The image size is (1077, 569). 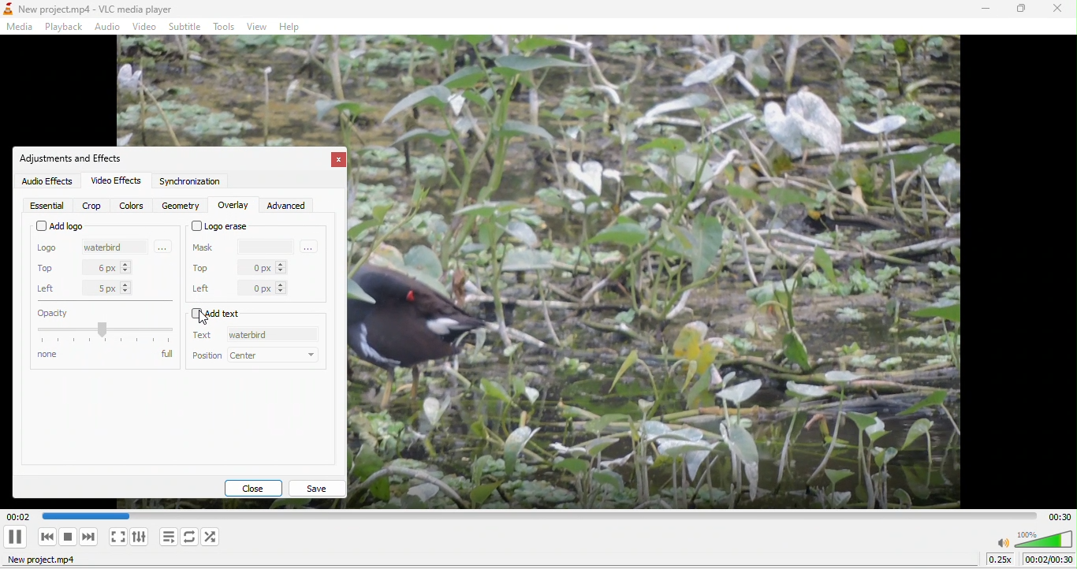 What do you see at coordinates (190, 183) in the screenshot?
I see `synchronization` at bounding box center [190, 183].